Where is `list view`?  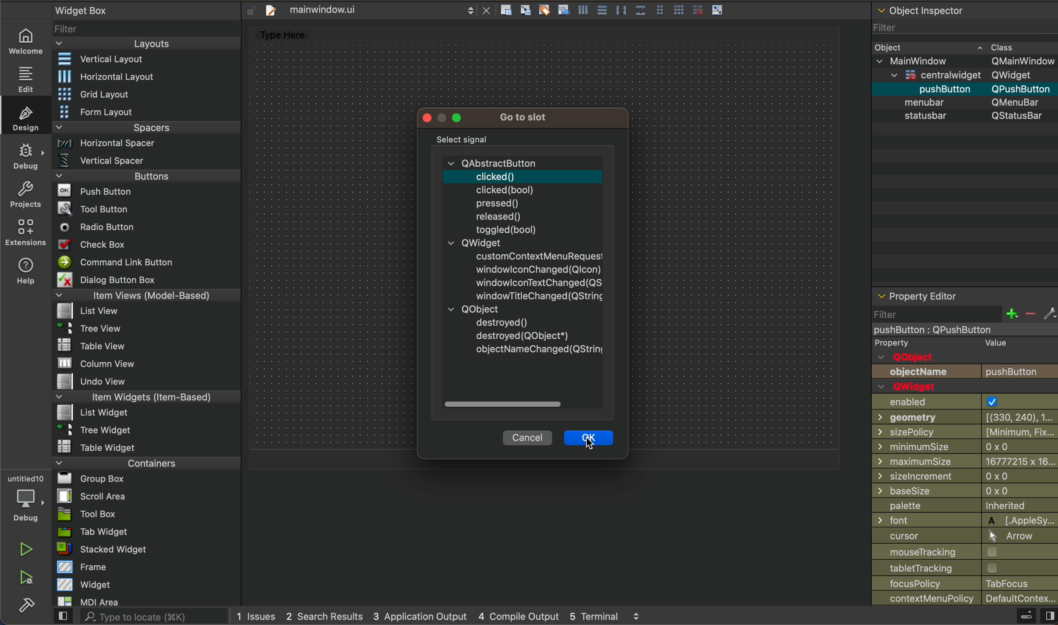
list view is located at coordinates (147, 311).